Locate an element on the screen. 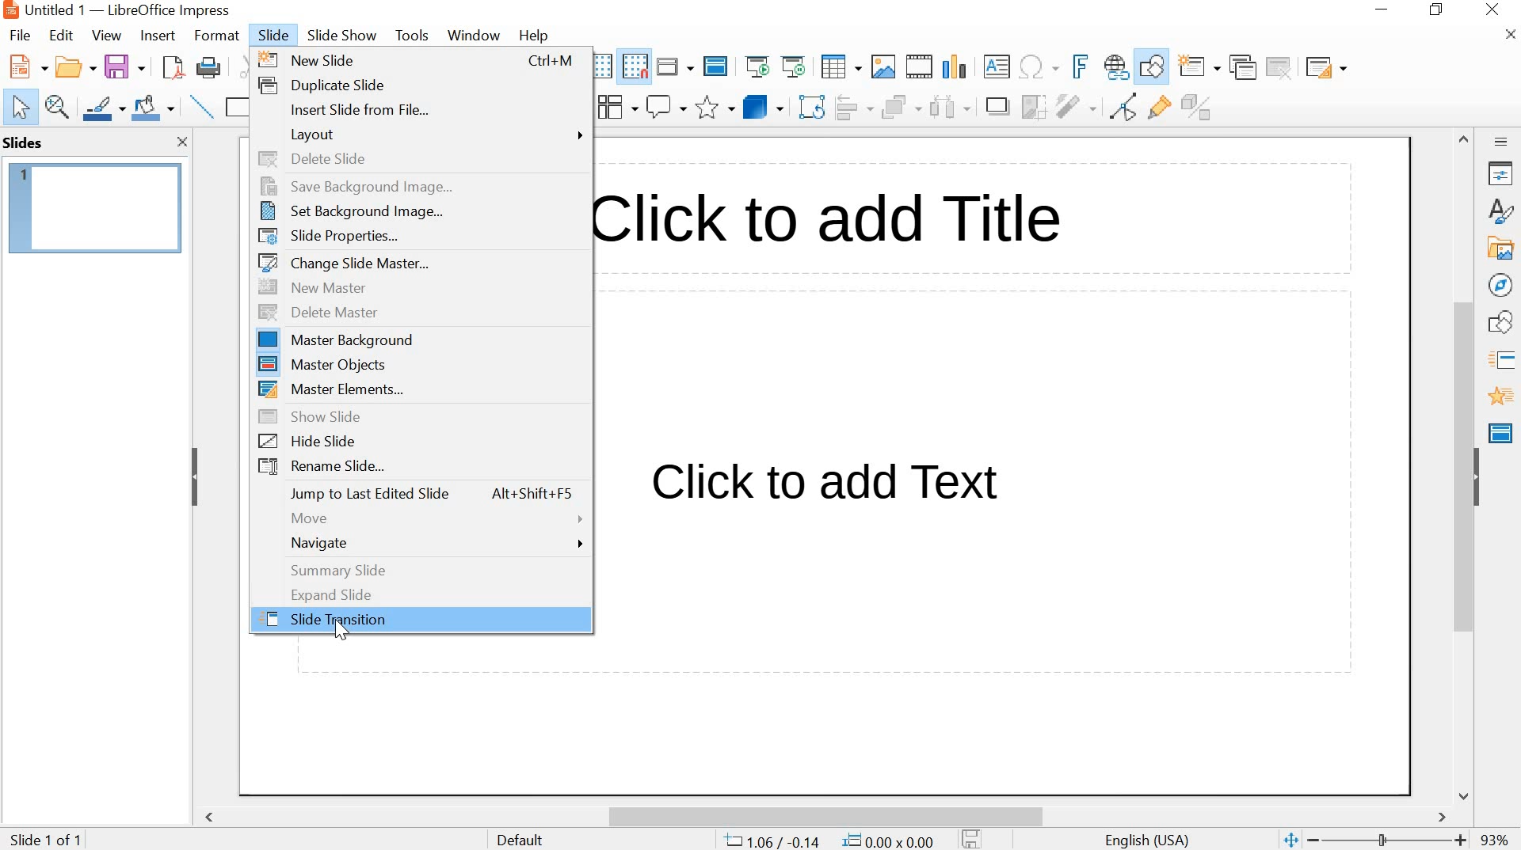  VIEW is located at coordinates (105, 35).